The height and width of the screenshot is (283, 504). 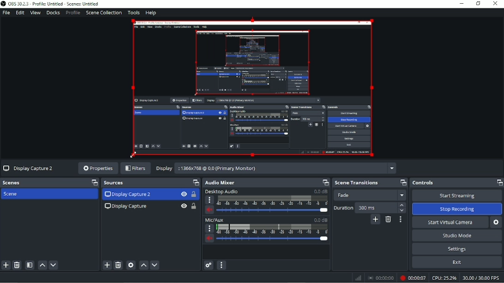 What do you see at coordinates (381, 278) in the screenshot?
I see `00:00:00` at bounding box center [381, 278].